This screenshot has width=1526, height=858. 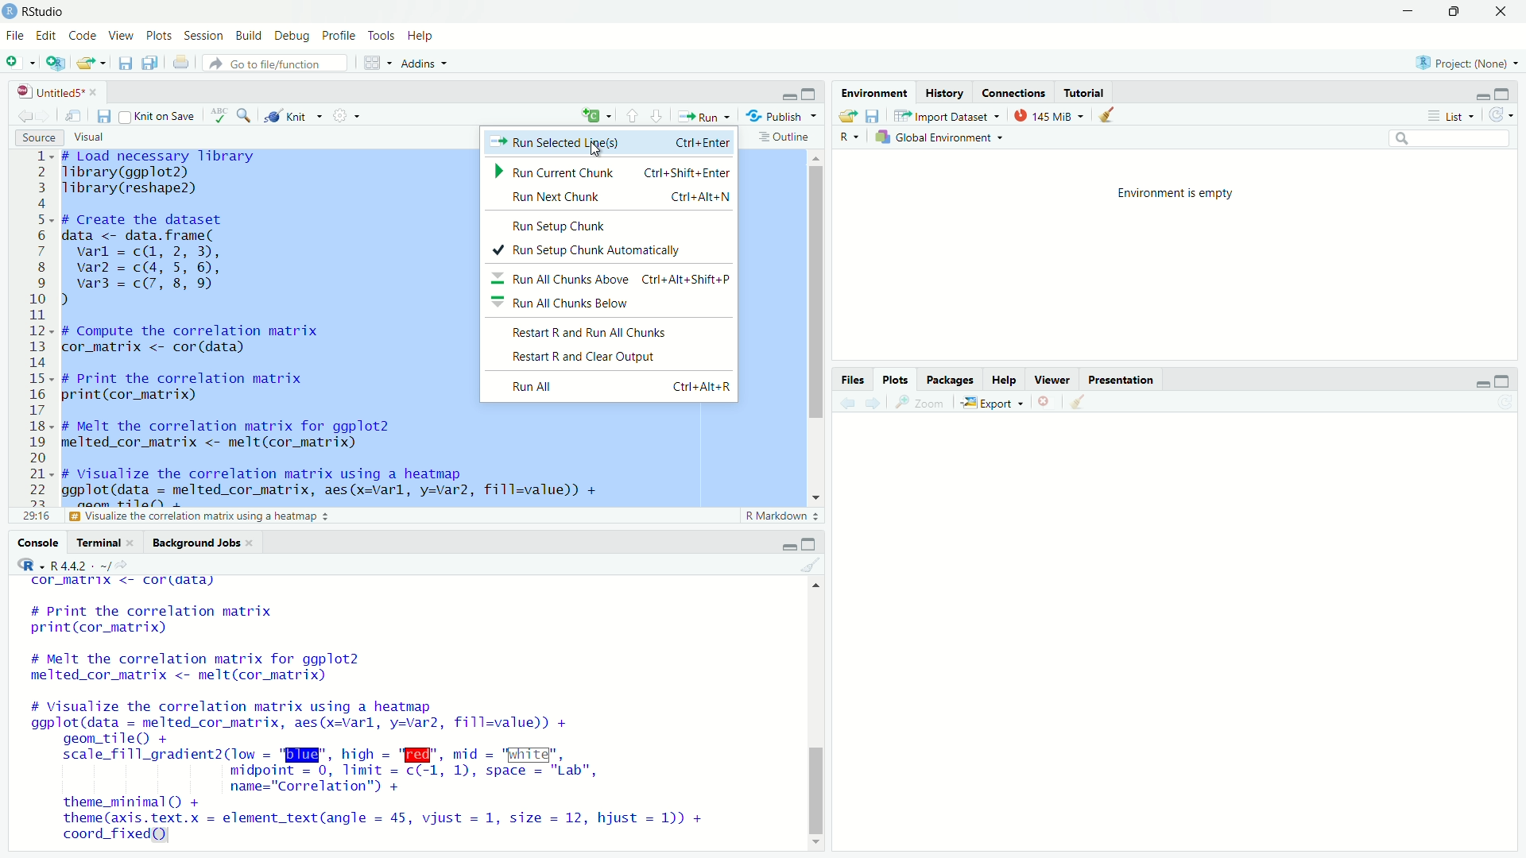 What do you see at coordinates (1408, 11) in the screenshot?
I see `minimize` at bounding box center [1408, 11].